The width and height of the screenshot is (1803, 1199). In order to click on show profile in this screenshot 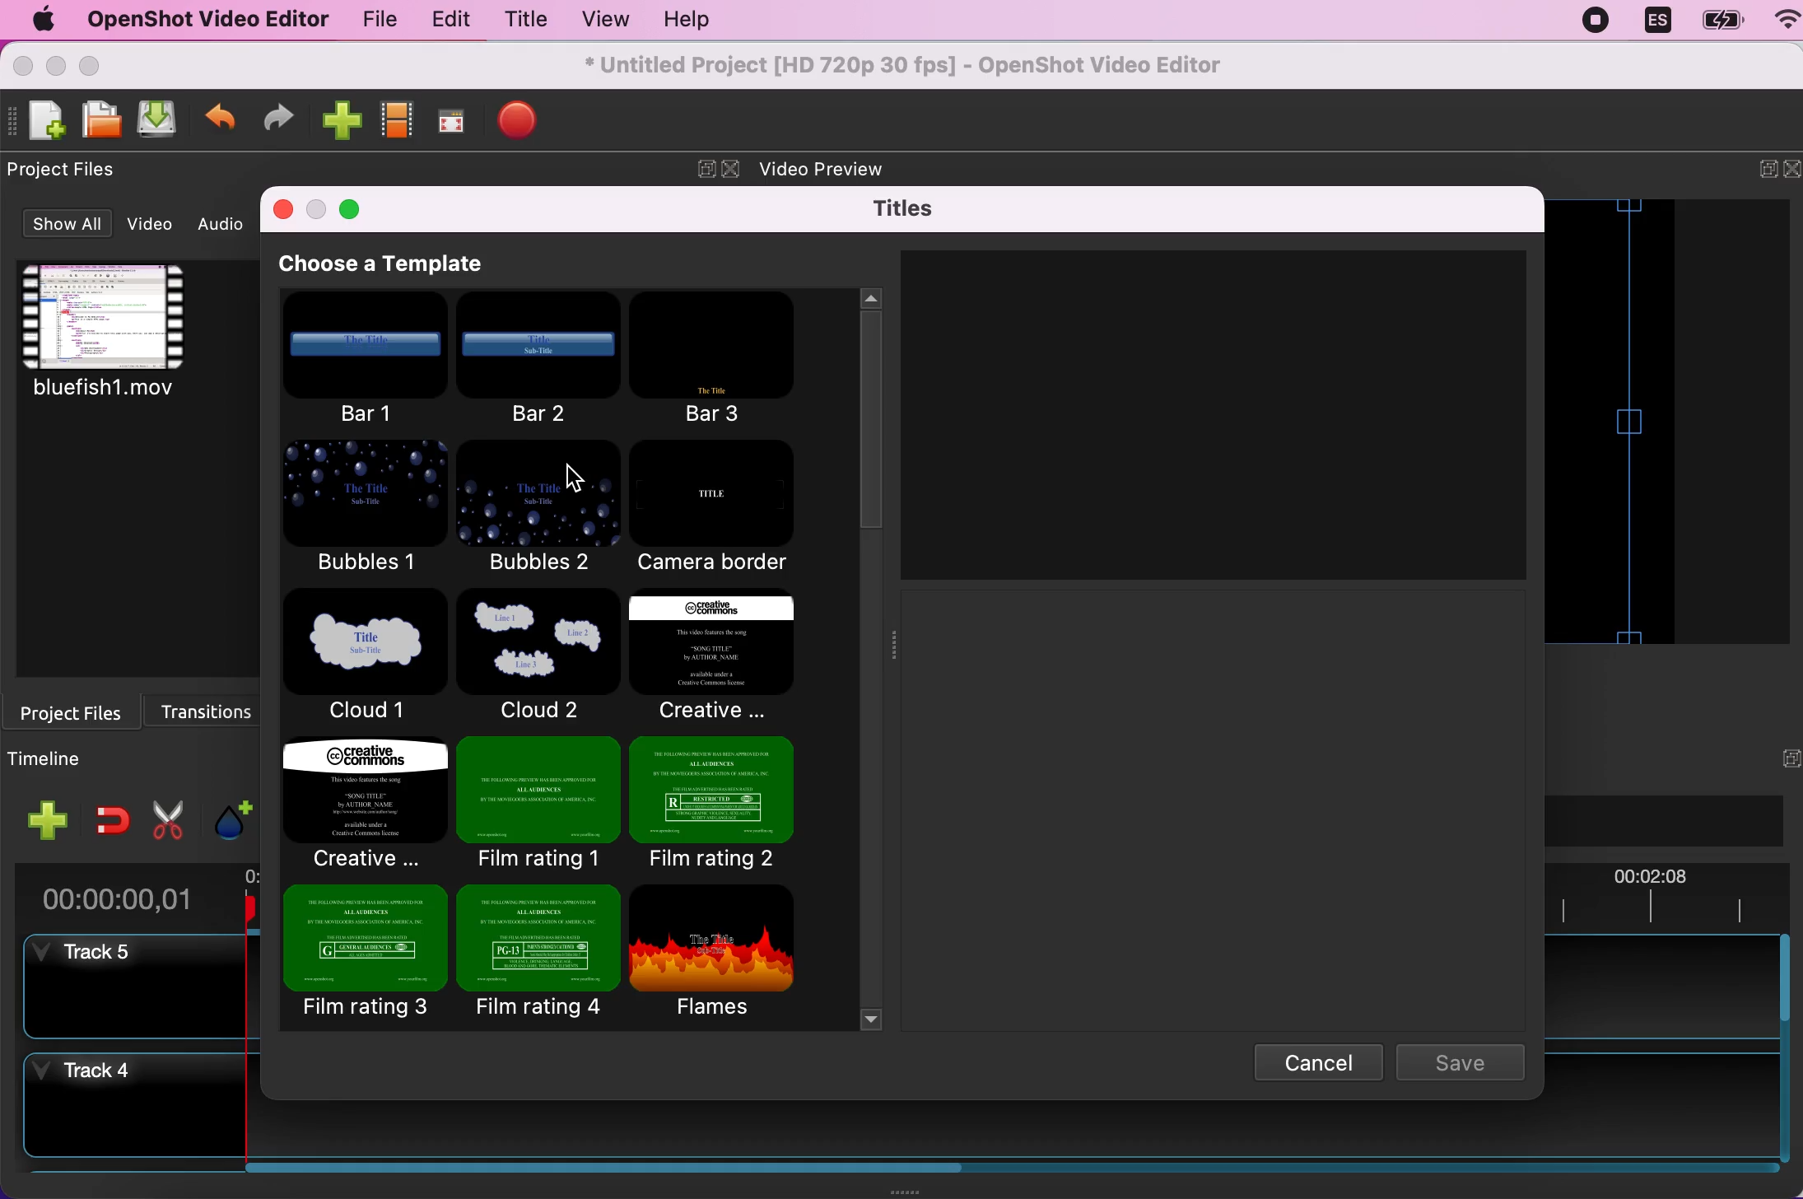, I will do `click(394, 125)`.